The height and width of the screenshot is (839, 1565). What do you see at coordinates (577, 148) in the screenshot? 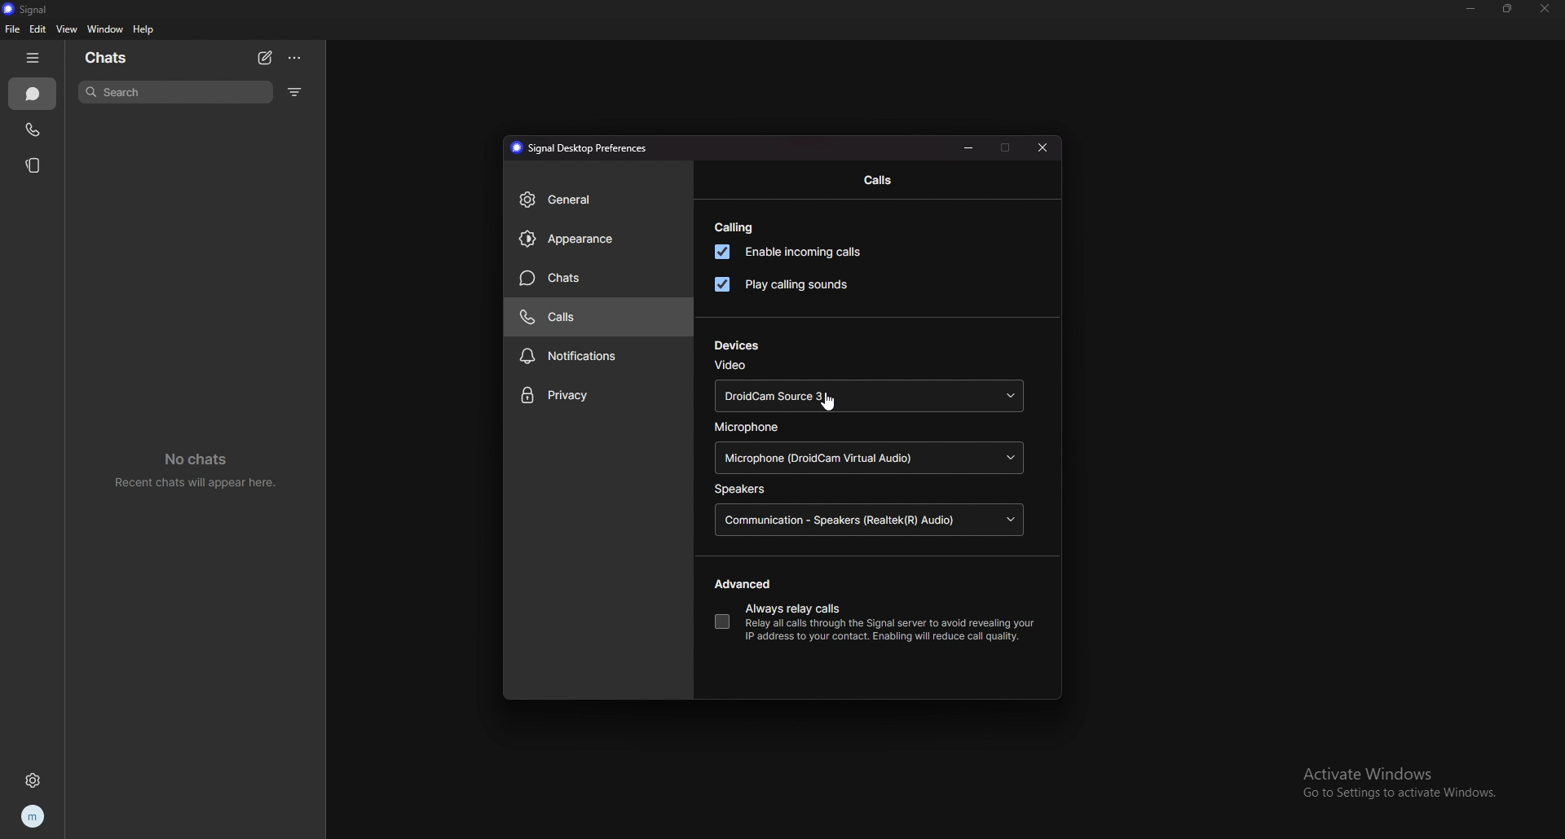
I see `preferences` at bounding box center [577, 148].